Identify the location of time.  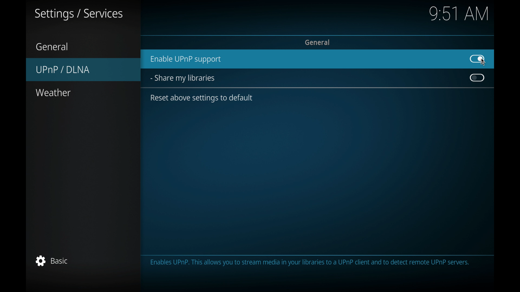
(459, 14).